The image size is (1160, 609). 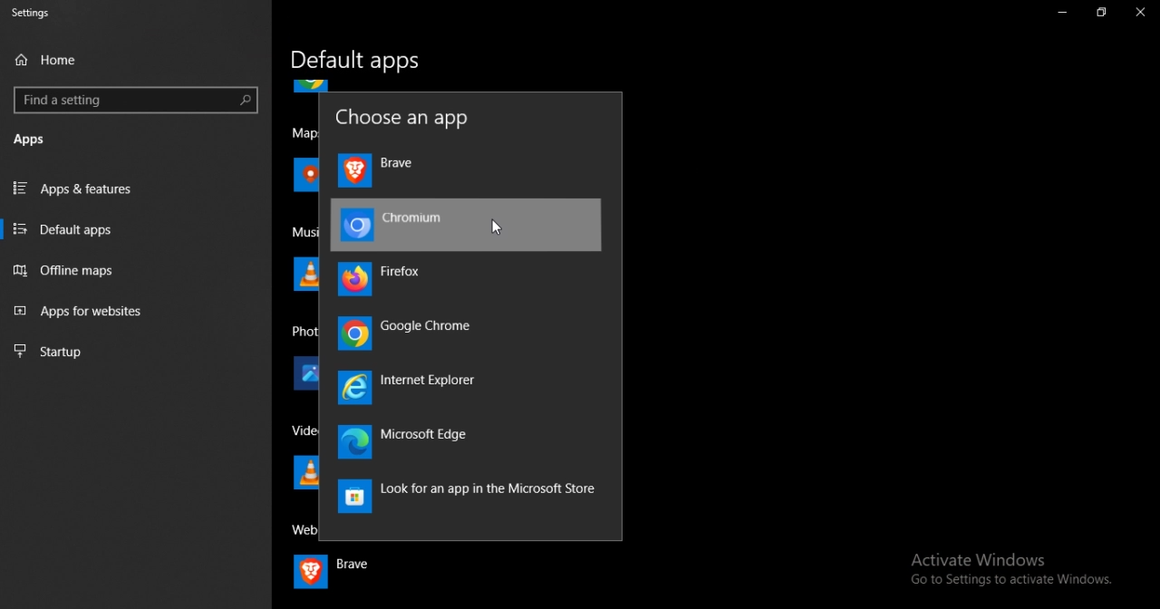 I want to click on home, so click(x=53, y=59).